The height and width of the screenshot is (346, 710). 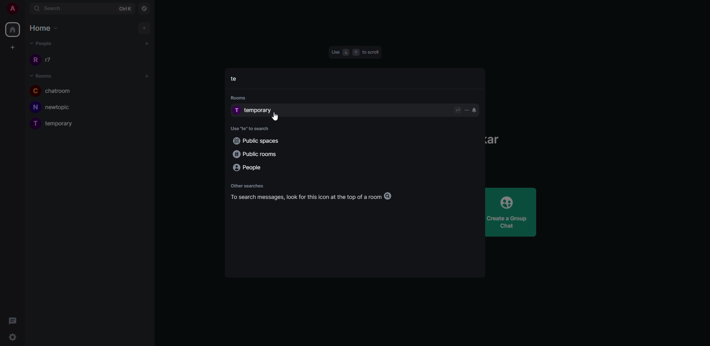 What do you see at coordinates (372, 52) in the screenshot?
I see `to scroll` at bounding box center [372, 52].